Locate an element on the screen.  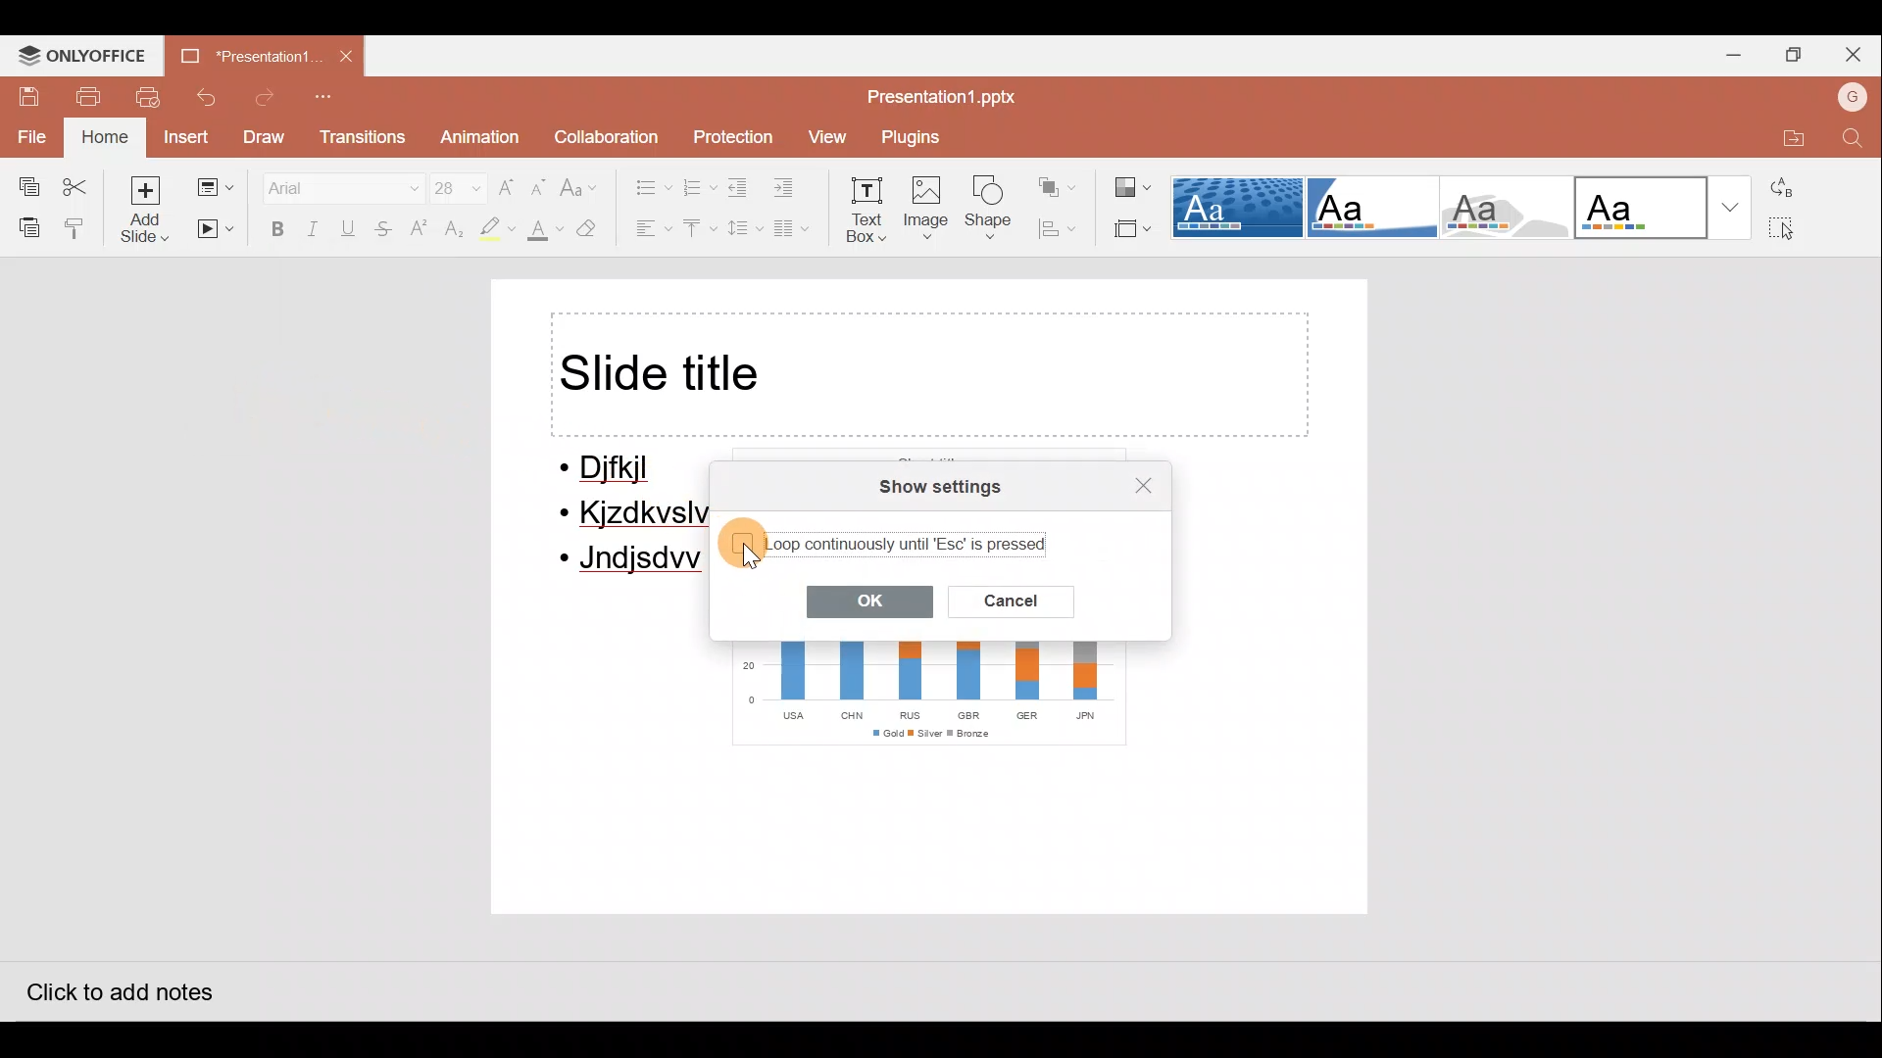
Start slideshow is located at coordinates (213, 232).